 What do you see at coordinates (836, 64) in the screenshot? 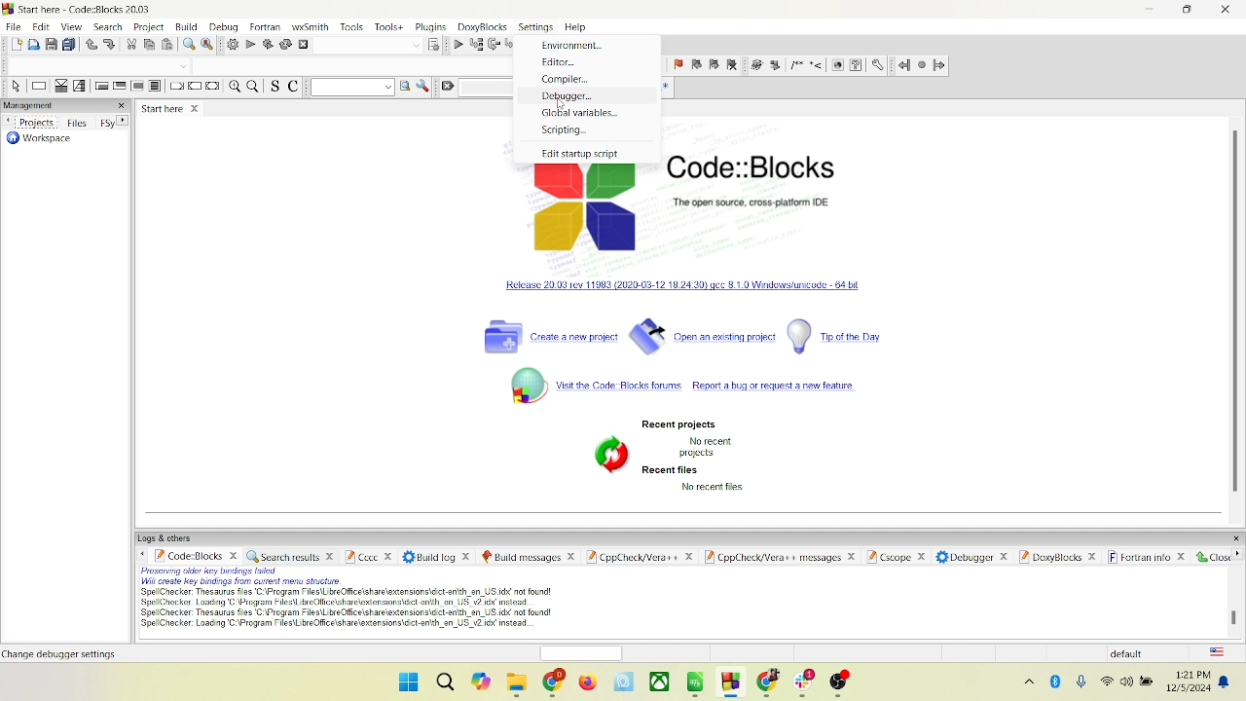
I see `web` at bounding box center [836, 64].